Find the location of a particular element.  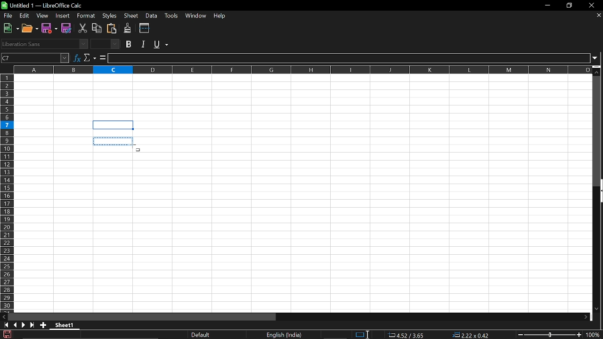

Format is located at coordinates (84, 16).